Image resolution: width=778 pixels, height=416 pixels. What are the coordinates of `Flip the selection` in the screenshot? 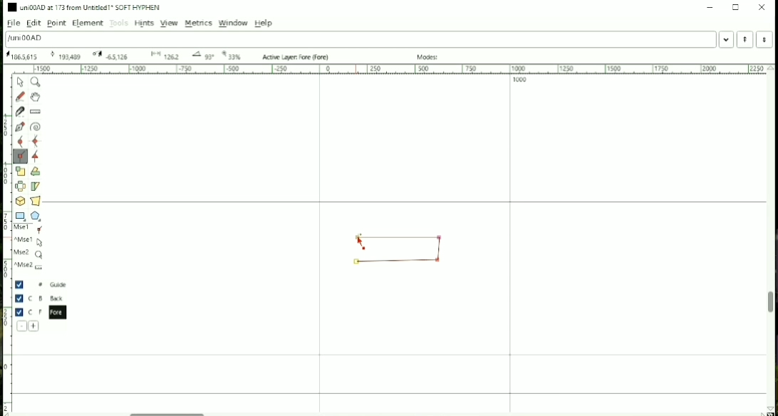 It's located at (21, 186).